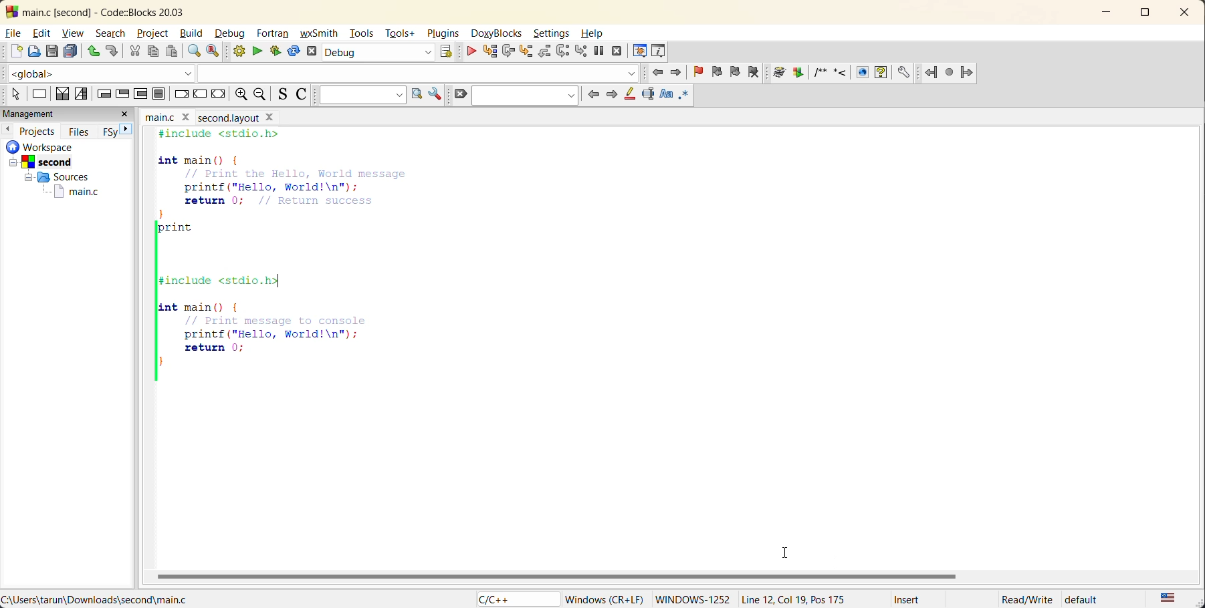  What do you see at coordinates (968, 73) in the screenshot?
I see `jump forward` at bounding box center [968, 73].